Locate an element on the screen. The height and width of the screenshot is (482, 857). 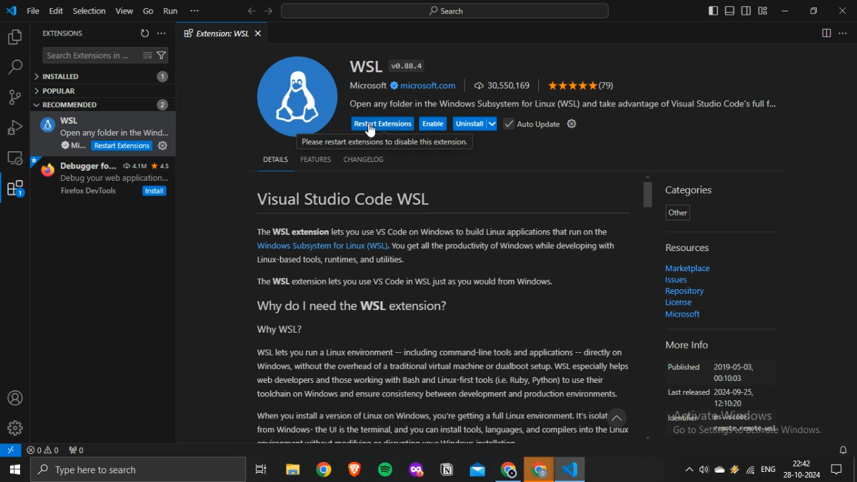
More actions... is located at coordinates (843, 33).